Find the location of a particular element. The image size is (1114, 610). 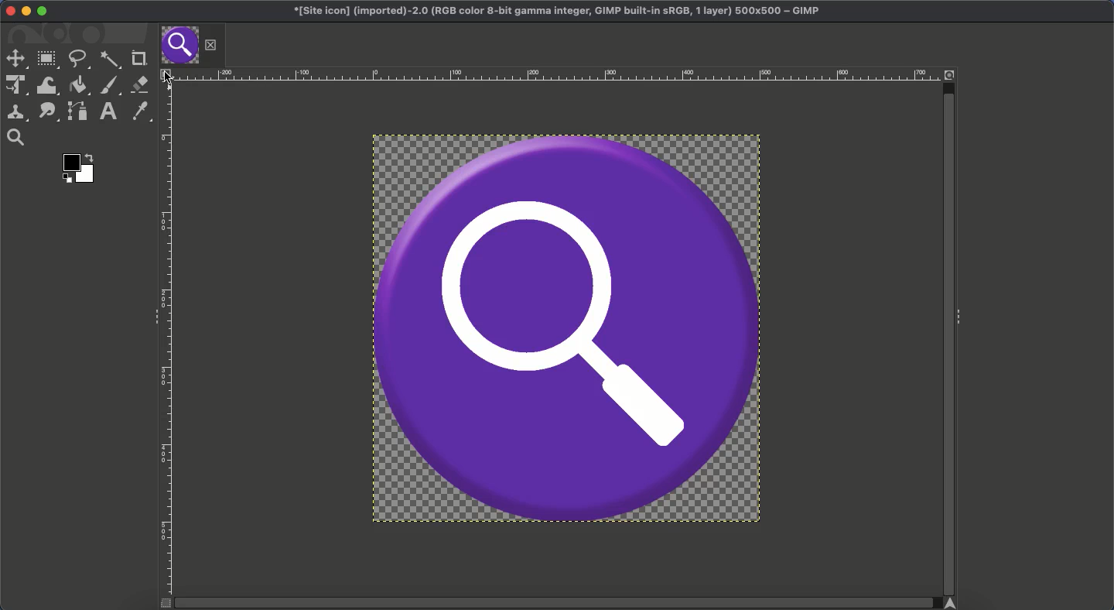

Path is located at coordinates (77, 111).